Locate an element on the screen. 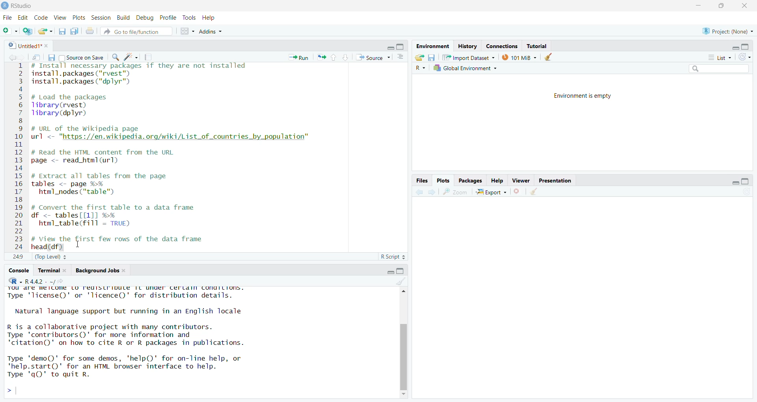  minimize is located at coordinates (735, 183).